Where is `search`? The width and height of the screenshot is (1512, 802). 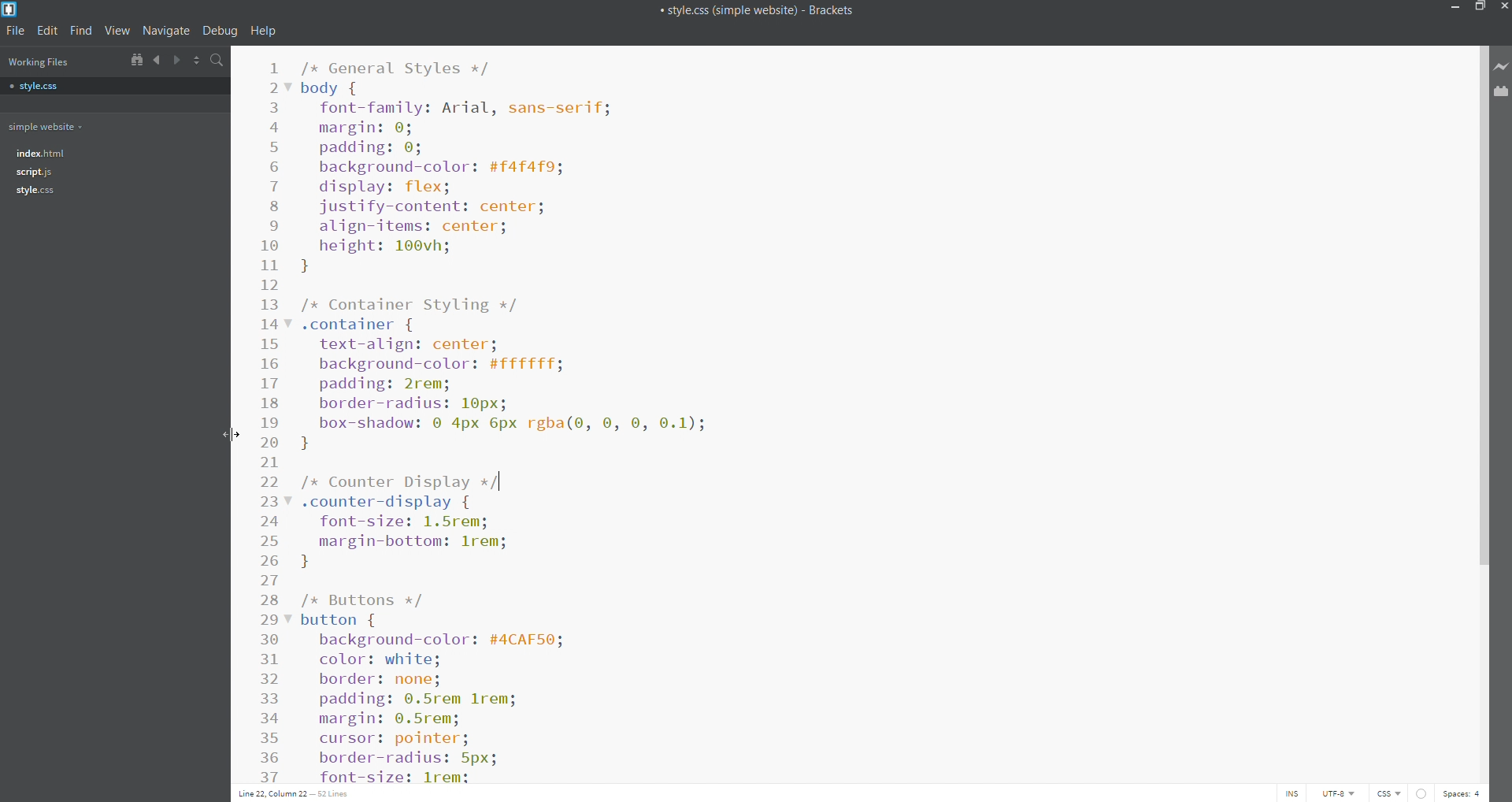 search is located at coordinates (217, 61).